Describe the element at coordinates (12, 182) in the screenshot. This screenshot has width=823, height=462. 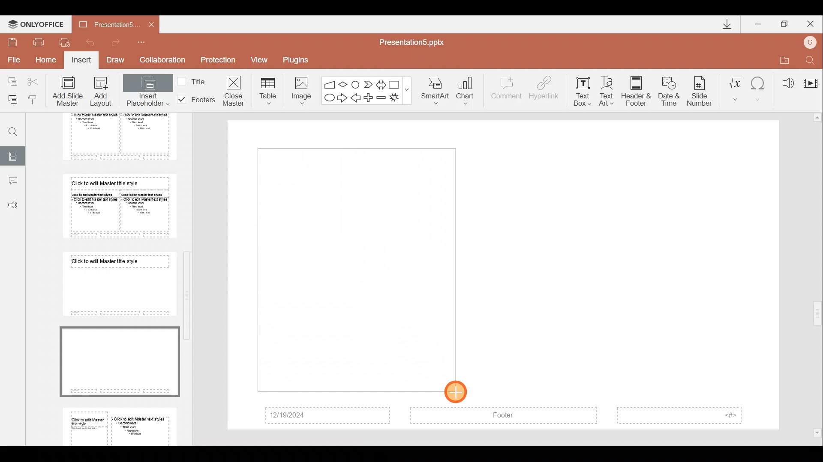
I see `Comments` at that location.